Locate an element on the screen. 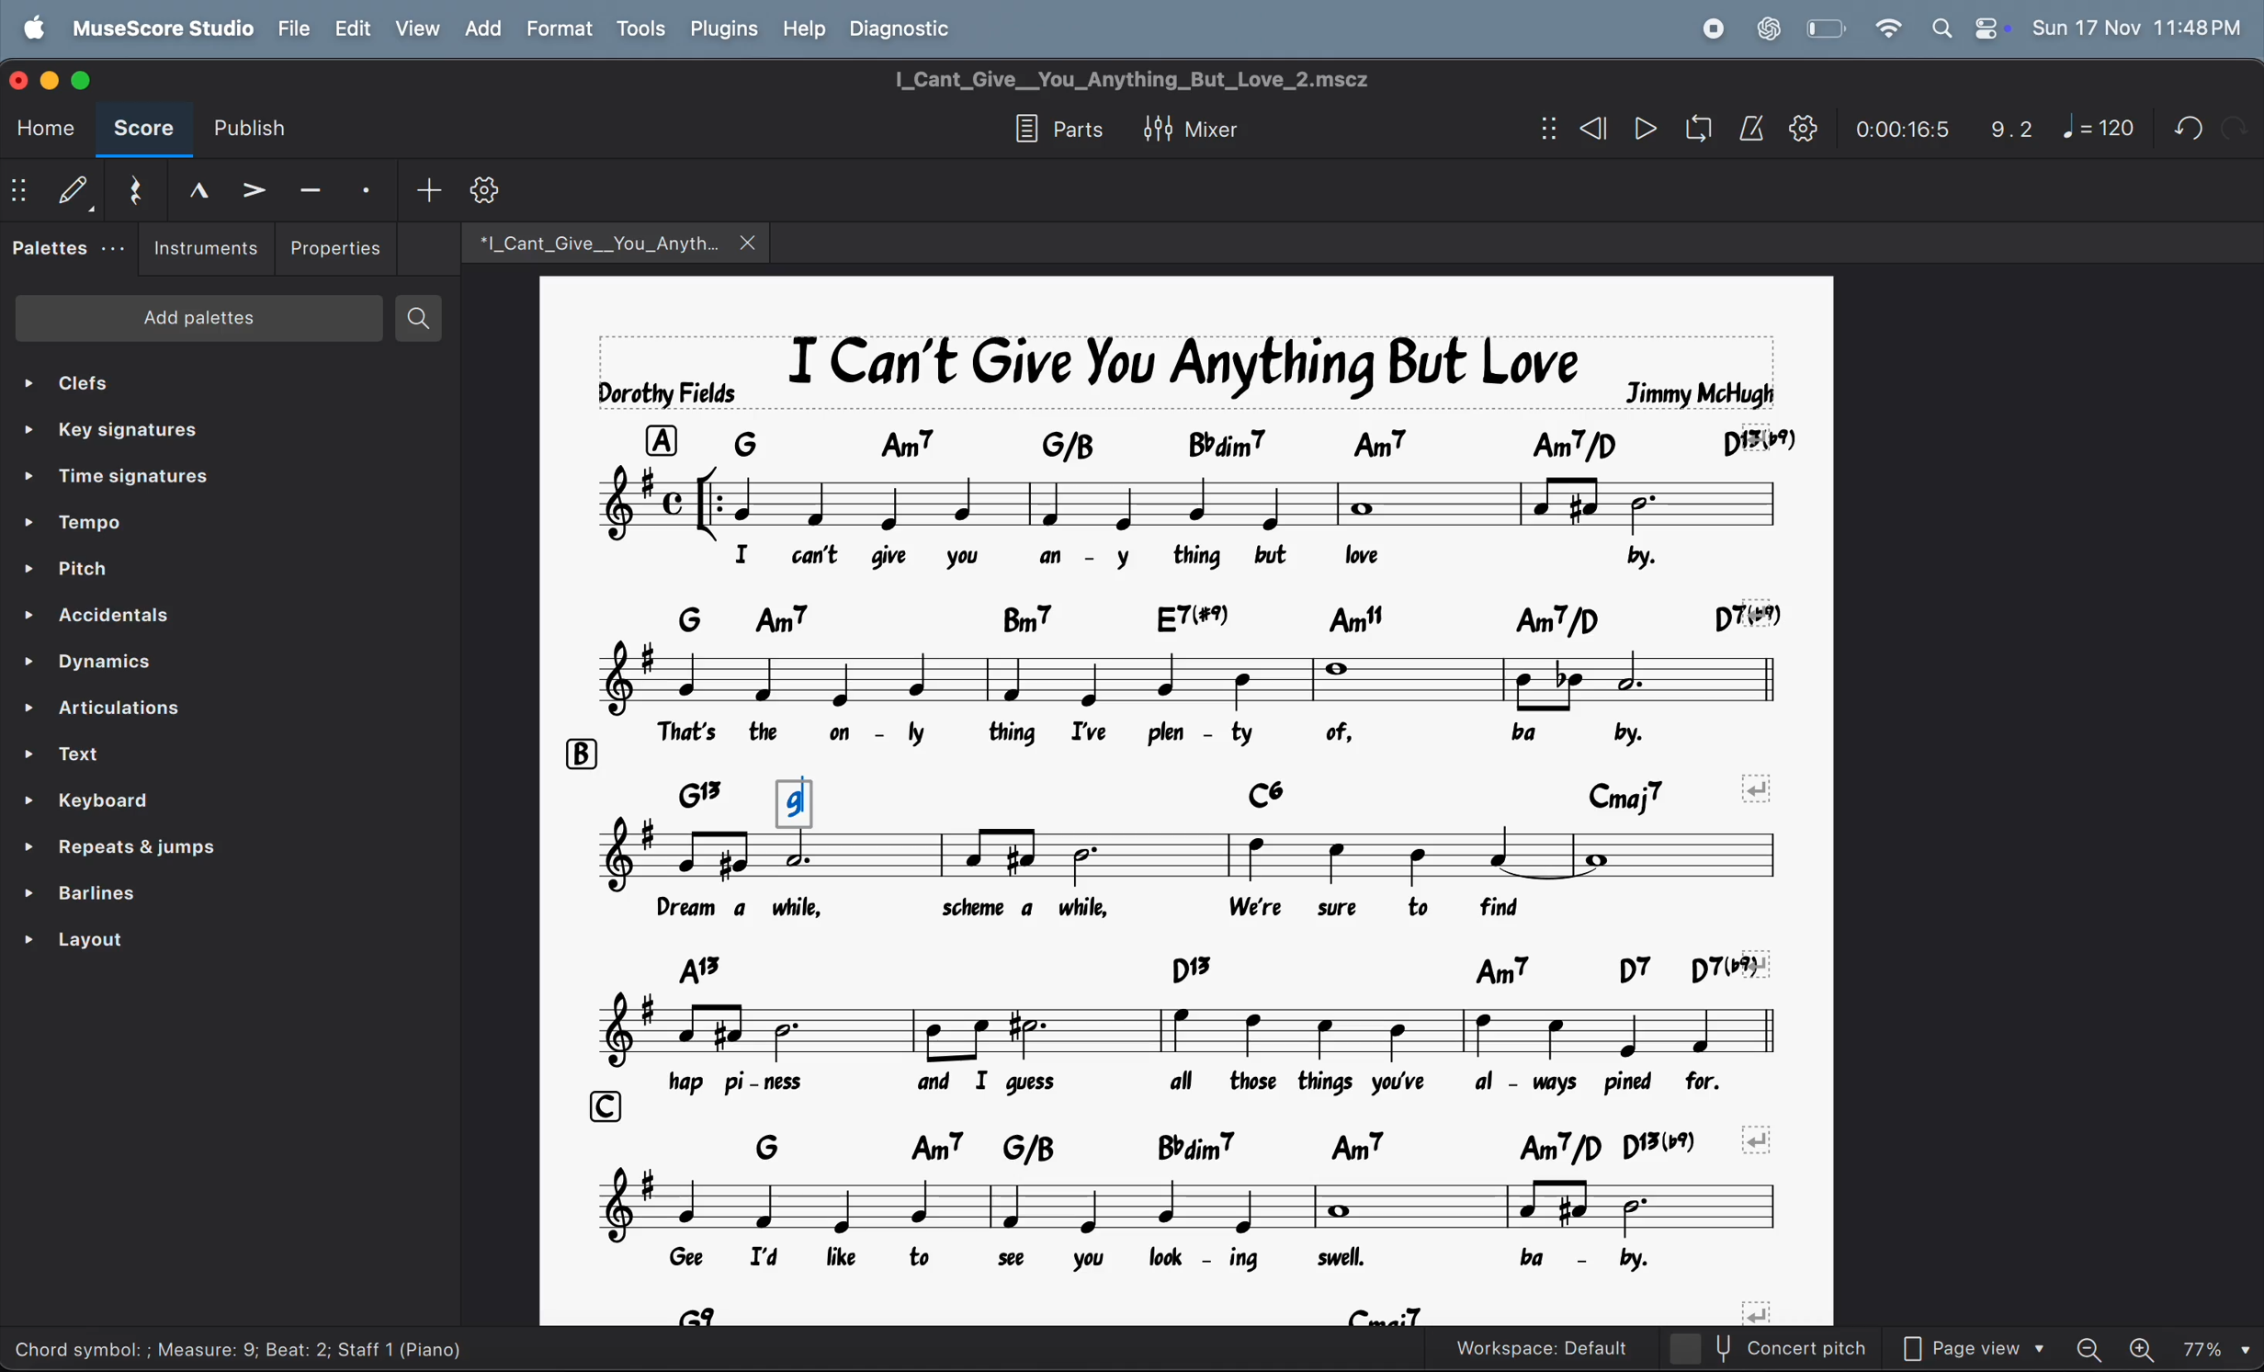 This screenshot has width=2264, height=1372. lyrics is located at coordinates (1183, 557).